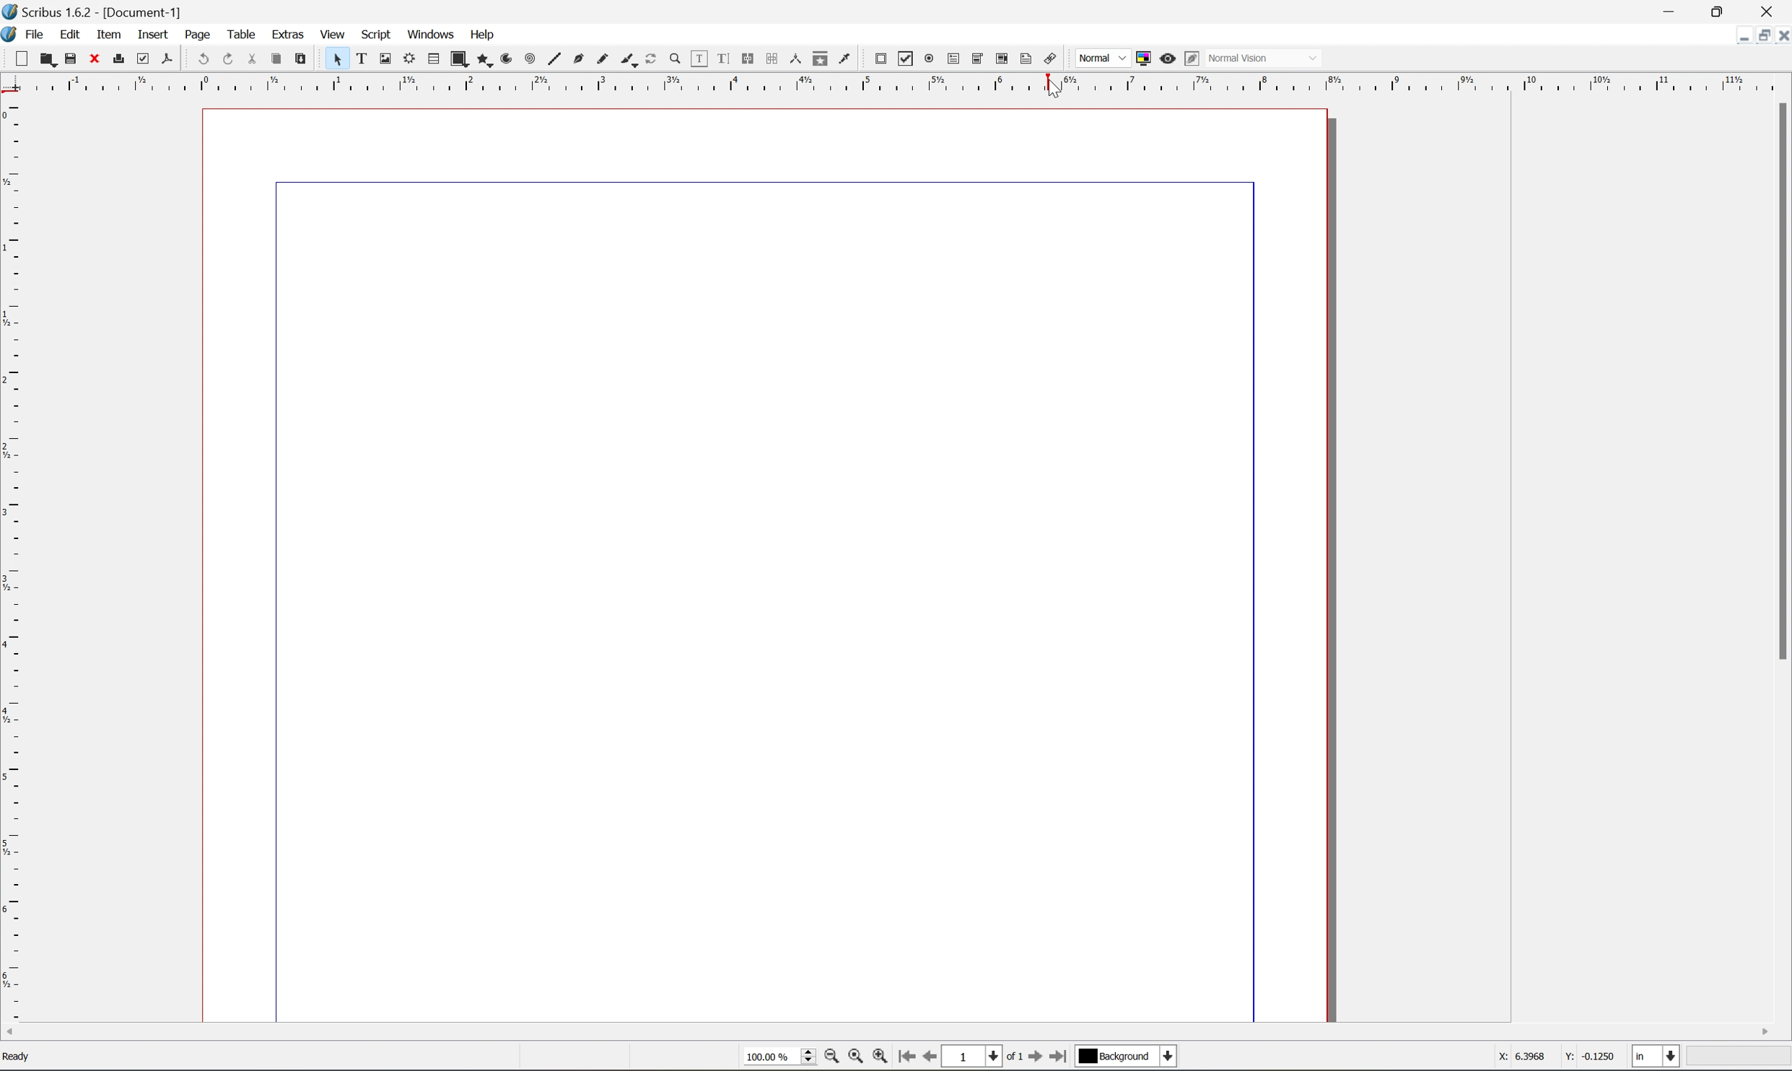  I want to click on arc, so click(507, 58).